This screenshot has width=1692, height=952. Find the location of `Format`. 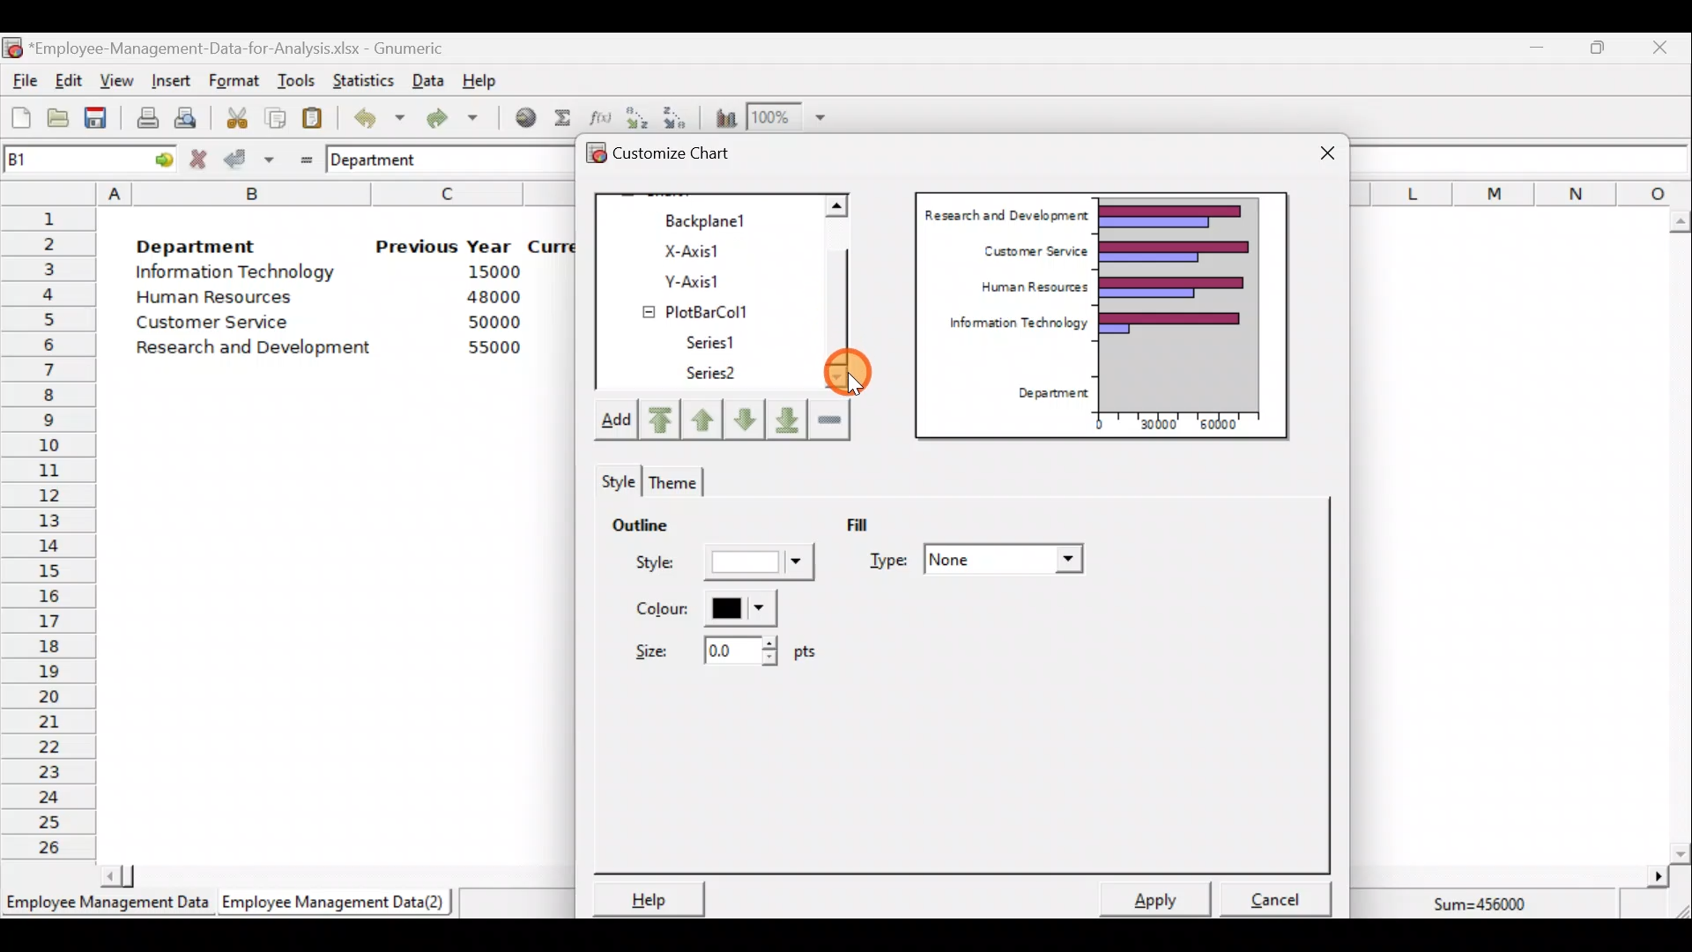

Format is located at coordinates (234, 82).